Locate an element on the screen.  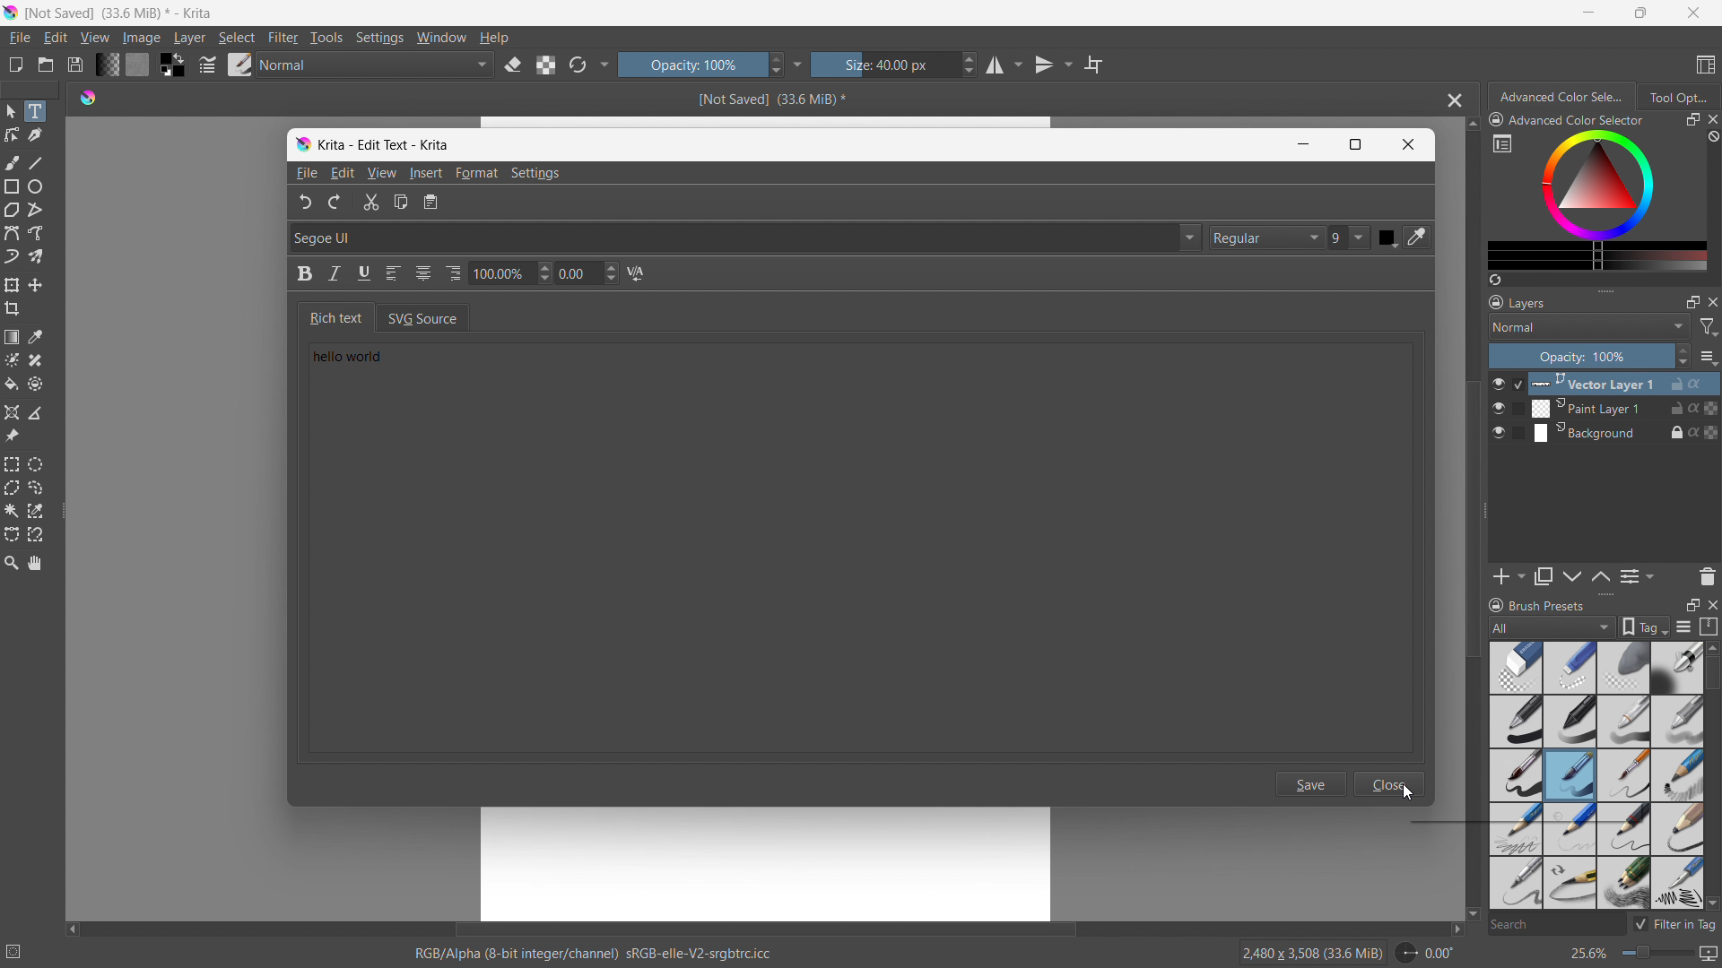
select is located at coordinates (236, 38).